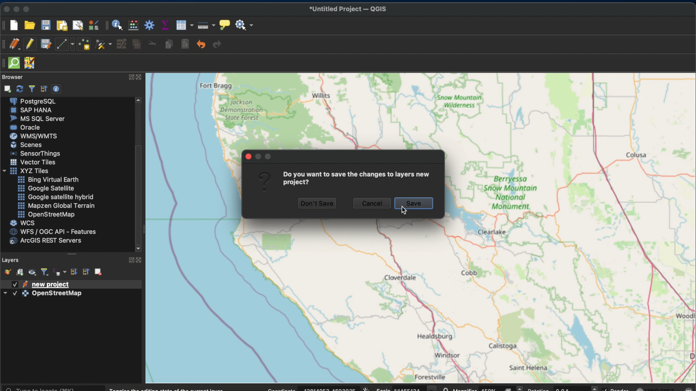 The height and width of the screenshot is (391, 696). Describe the element at coordinates (406, 211) in the screenshot. I see `CURSOR` at that location.